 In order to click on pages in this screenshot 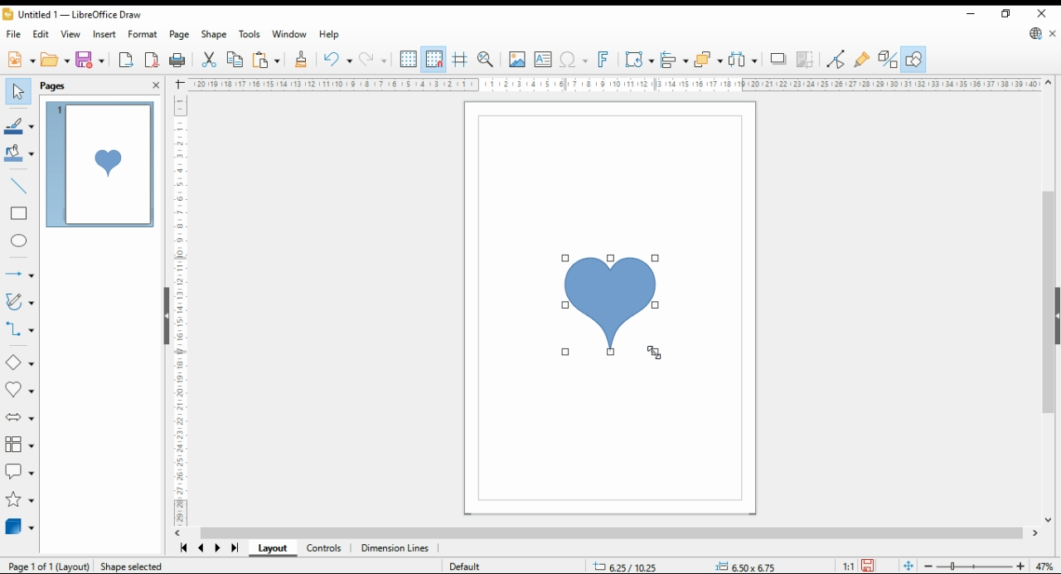, I will do `click(66, 85)`.